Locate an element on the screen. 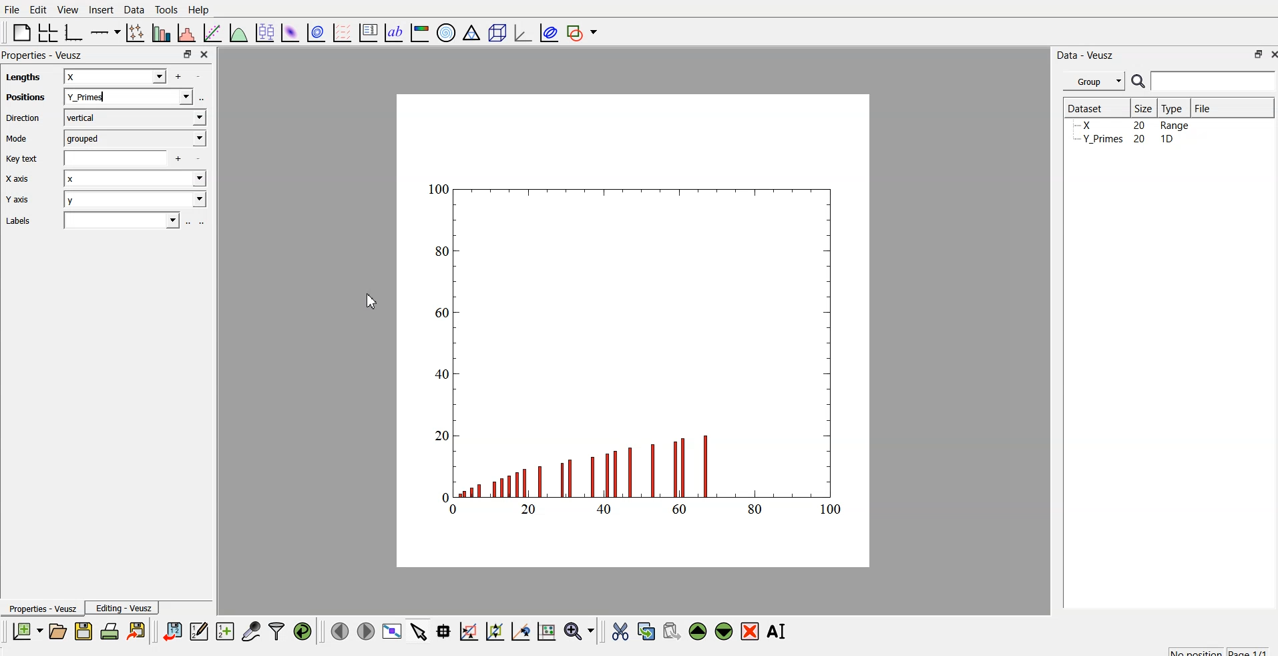  3D scene is located at coordinates (497, 34).